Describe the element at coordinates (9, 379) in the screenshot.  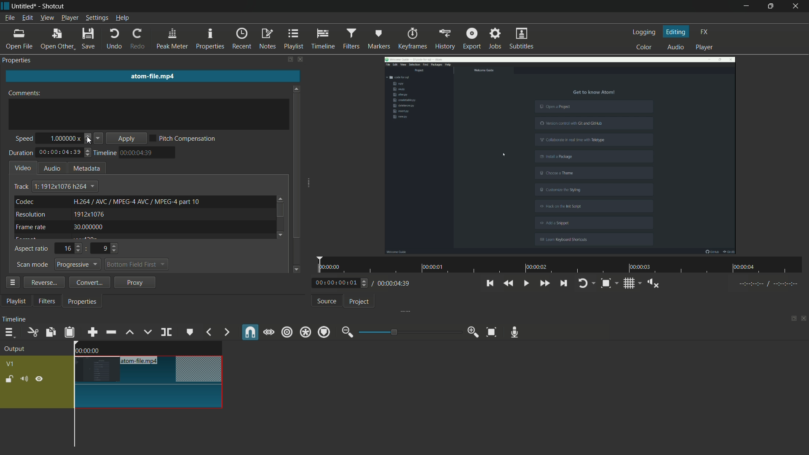
I see `lock` at that location.